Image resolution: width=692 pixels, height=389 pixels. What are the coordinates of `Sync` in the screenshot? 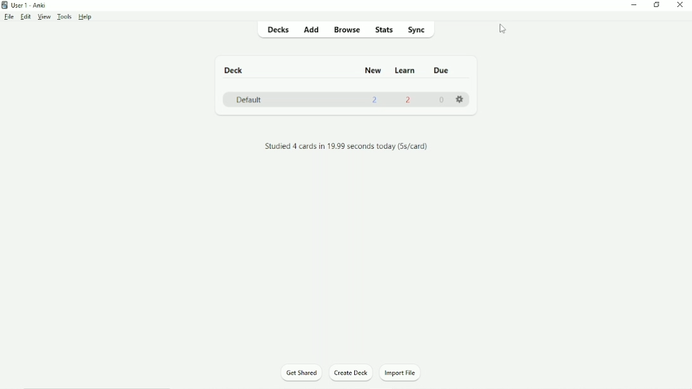 It's located at (419, 30).